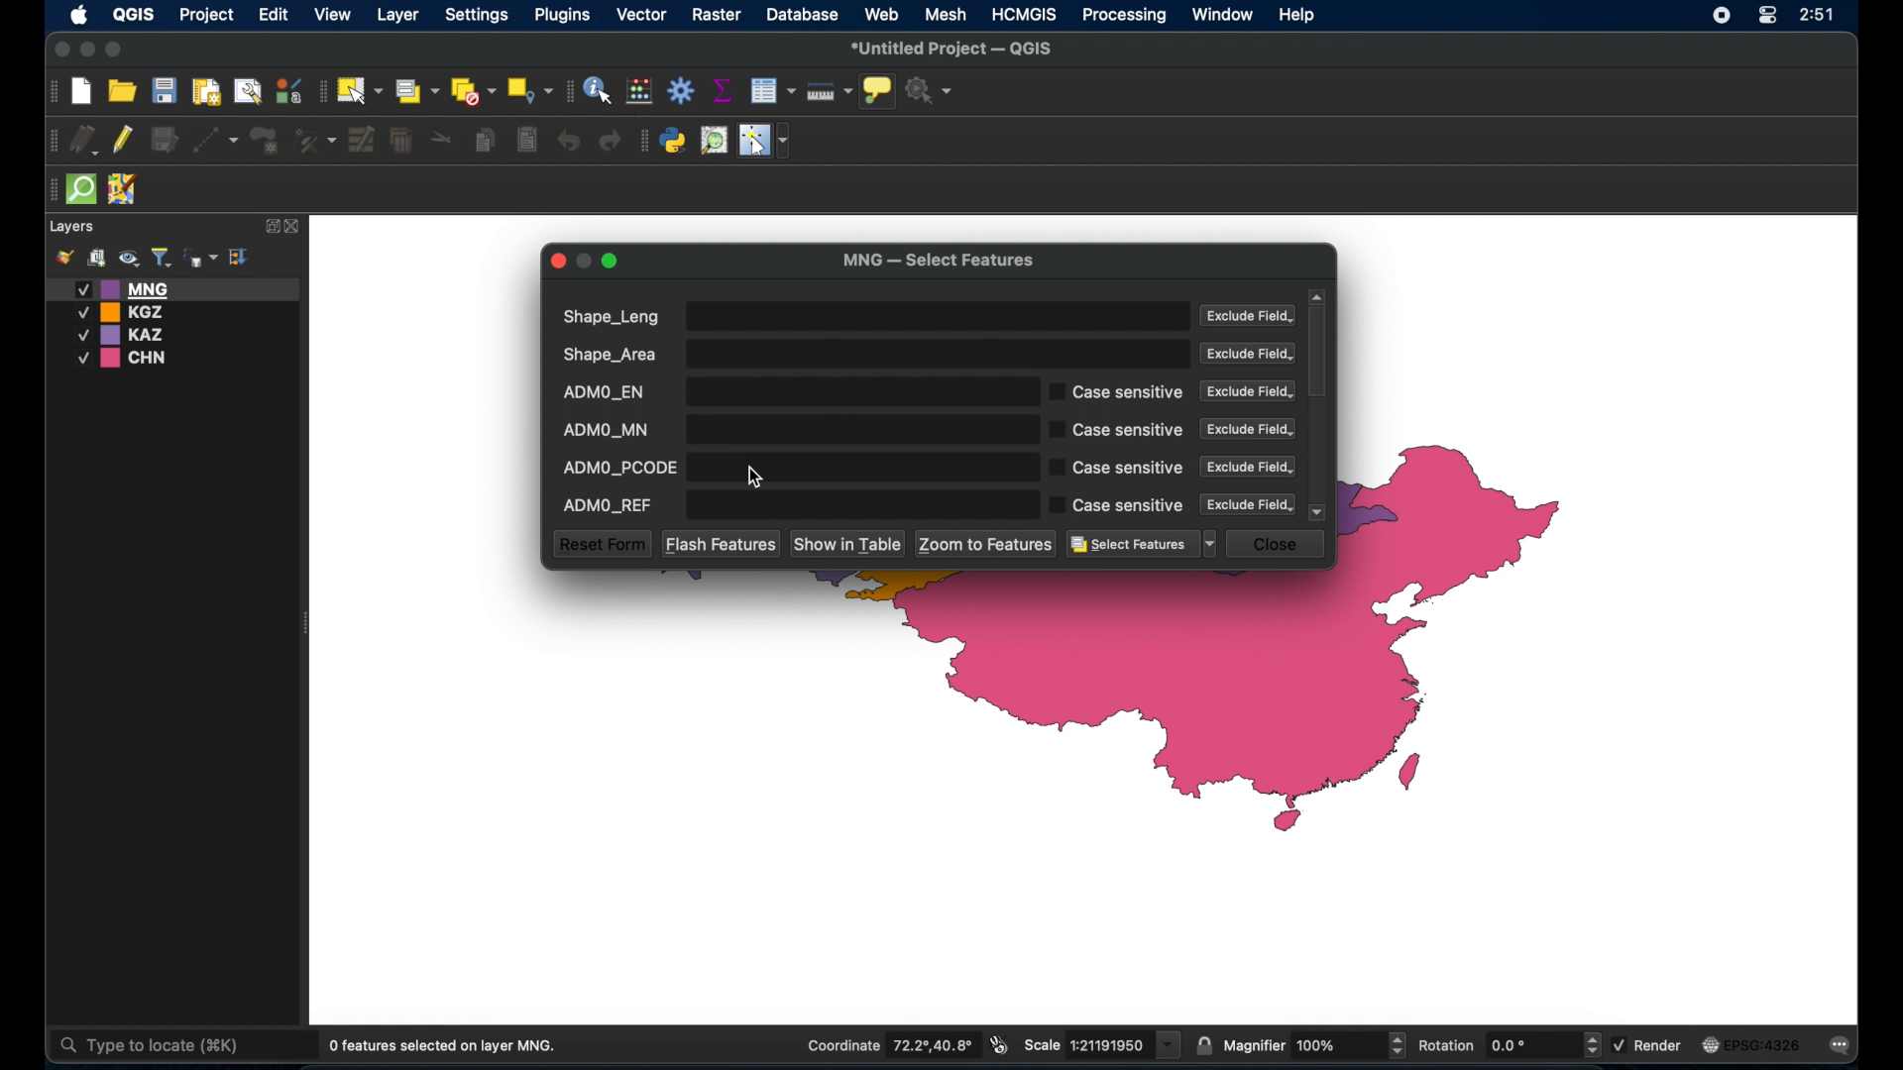 This screenshot has width=1903, height=1070. What do you see at coordinates (1117, 505) in the screenshot?
I see `case sensitive` at bounding box center [1117, 505].